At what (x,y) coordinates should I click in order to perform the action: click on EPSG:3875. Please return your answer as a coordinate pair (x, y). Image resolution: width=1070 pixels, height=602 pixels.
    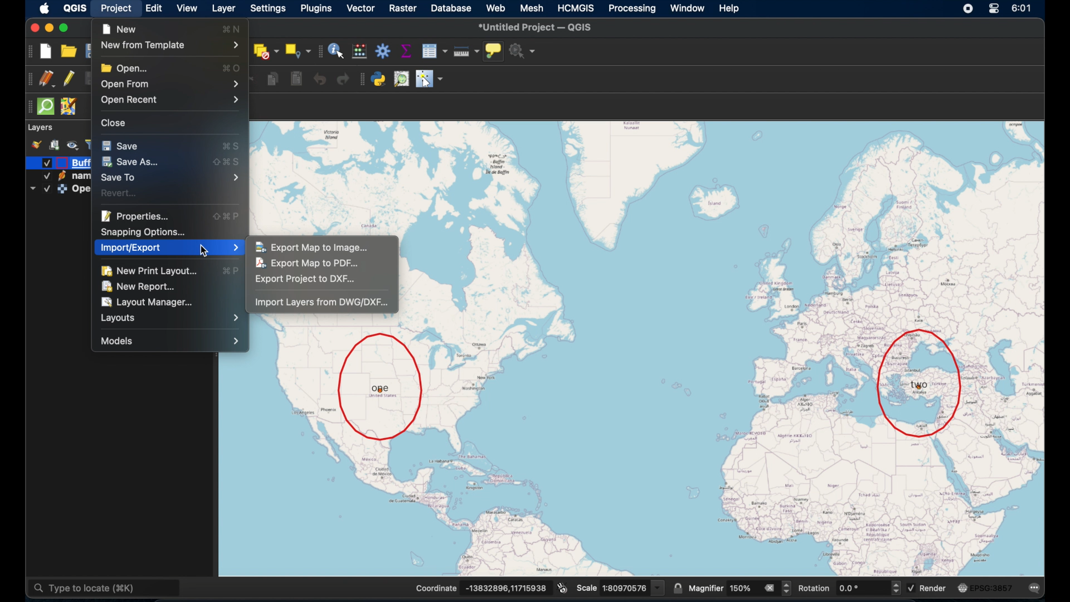
    Looking at the image, I should click on (993, 588).